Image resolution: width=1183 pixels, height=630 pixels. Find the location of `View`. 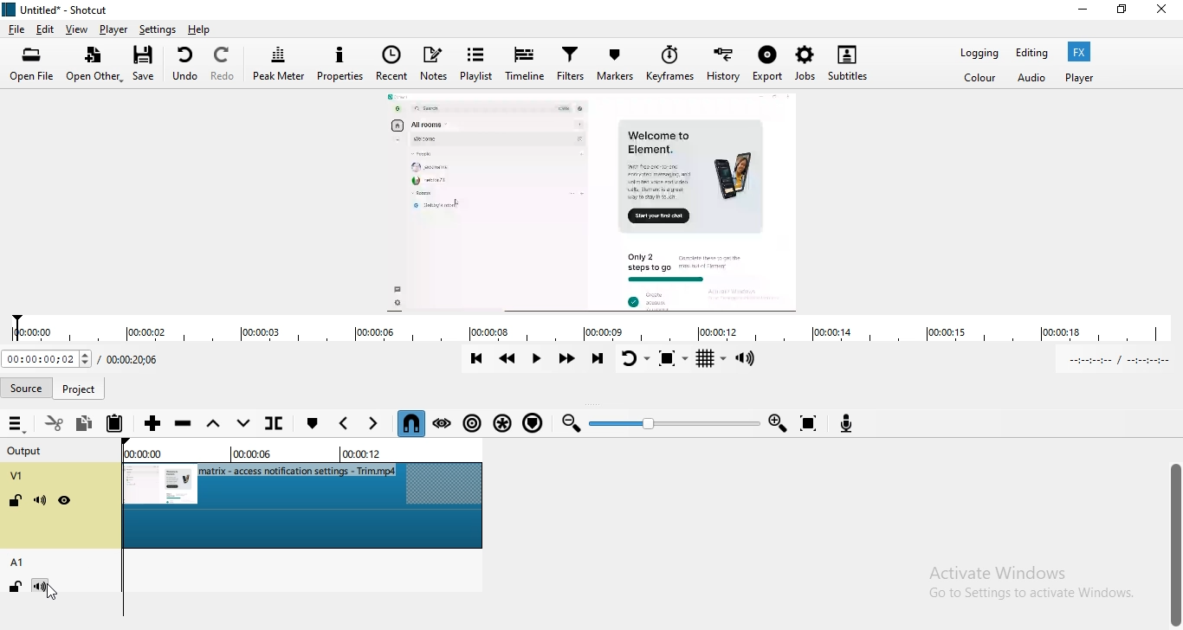

View is located at coordinates (78, 29).